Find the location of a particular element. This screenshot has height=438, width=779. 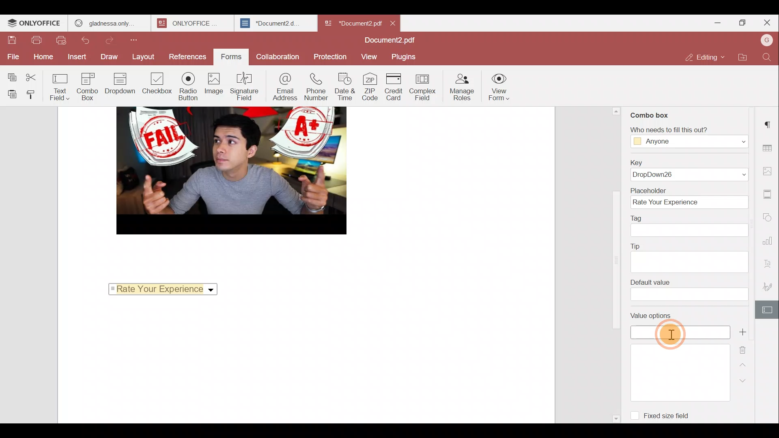

Chart settings is located at coordinates (770, 242).